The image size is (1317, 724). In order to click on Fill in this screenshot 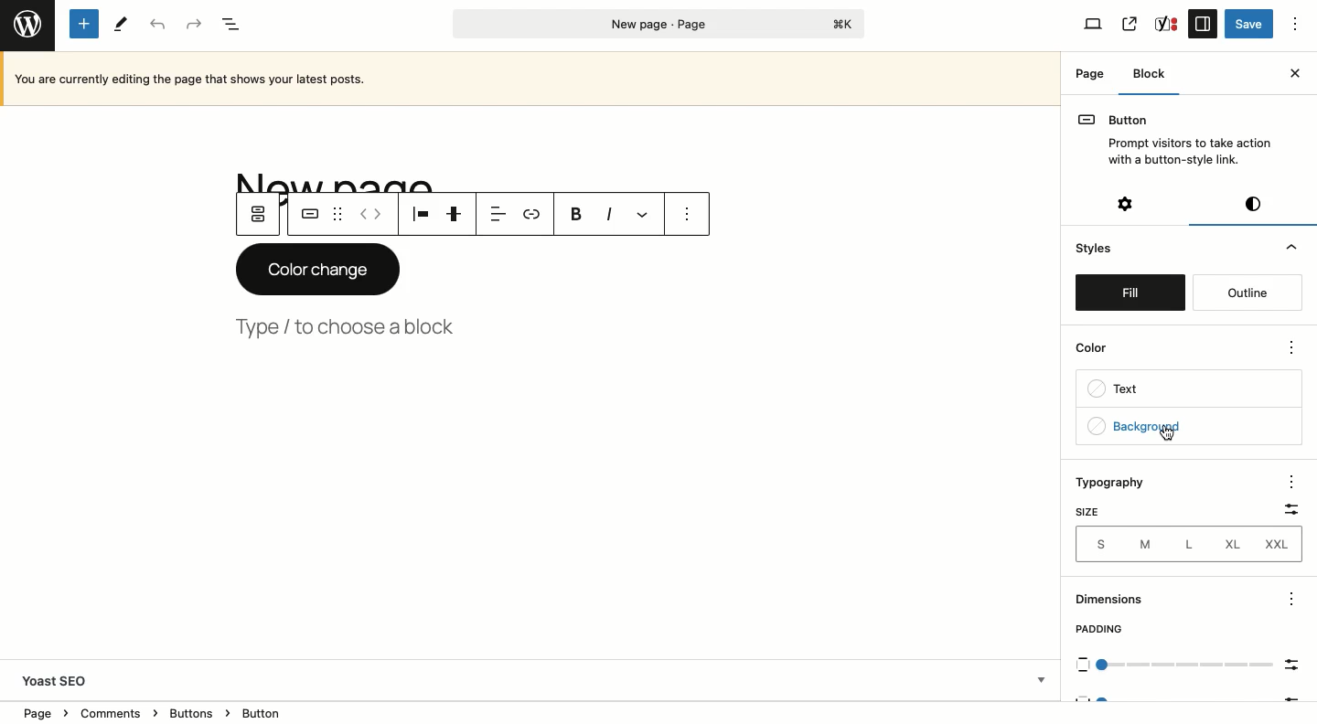, I will do `click(1130, 293)`.